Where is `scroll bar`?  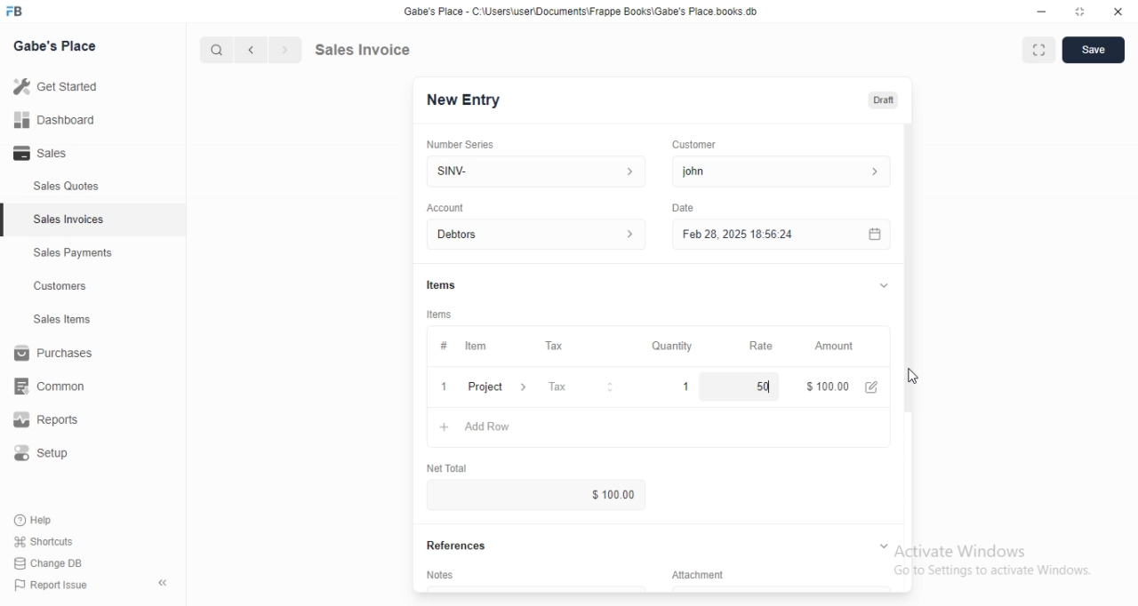
scroll bar is located at coordinates (908, 285).